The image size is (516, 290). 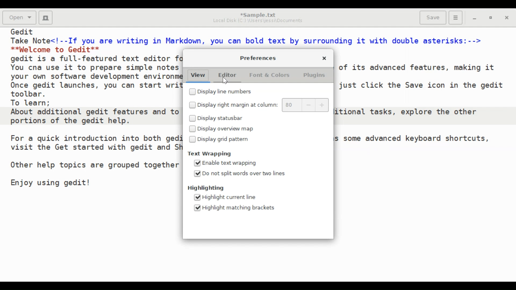 What do you see at coordinates (233, 105) in the screenshot?
I see `(un)select Display right margin at column` at bounding box center [233, 105].